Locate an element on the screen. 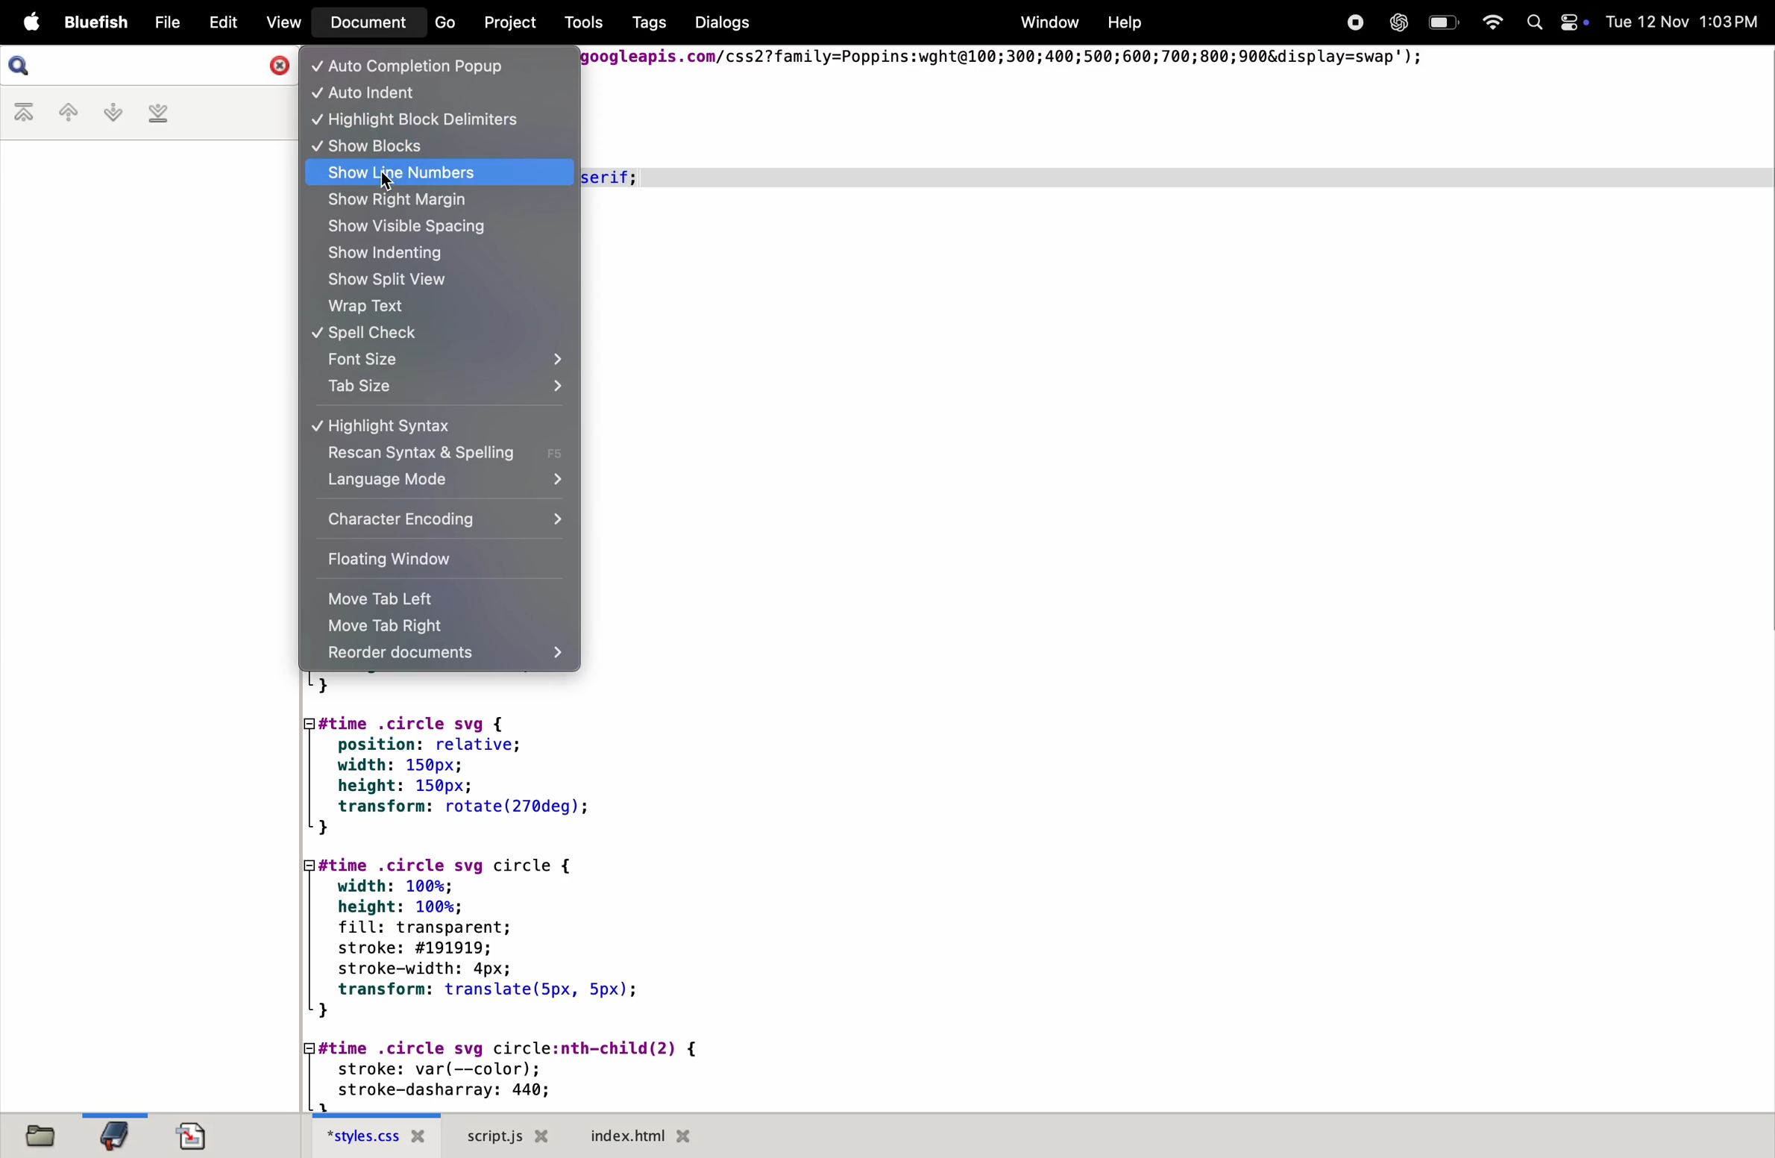  show split view is located at coordinates (445, 282).